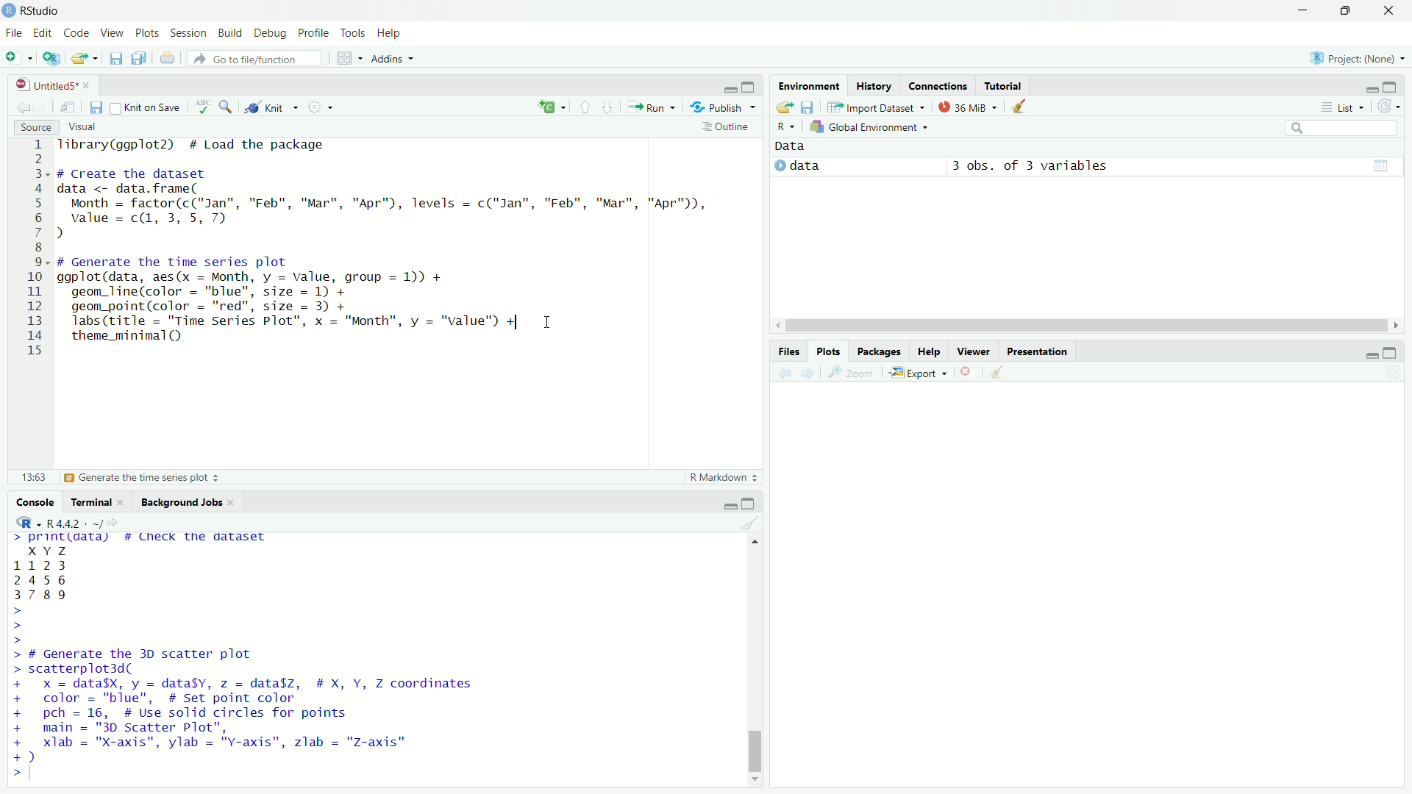  I want to click on maximize, so click(749, 504).